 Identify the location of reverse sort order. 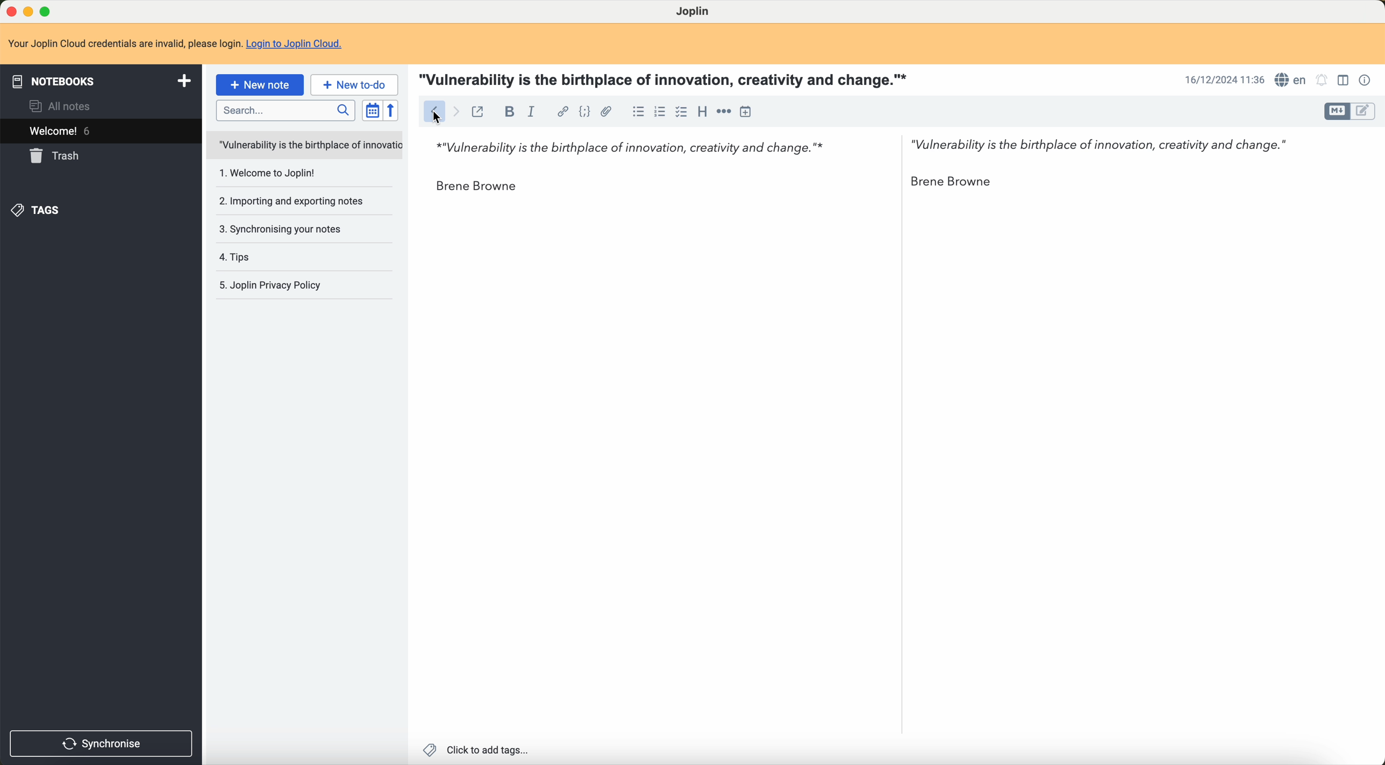
(392, 110).